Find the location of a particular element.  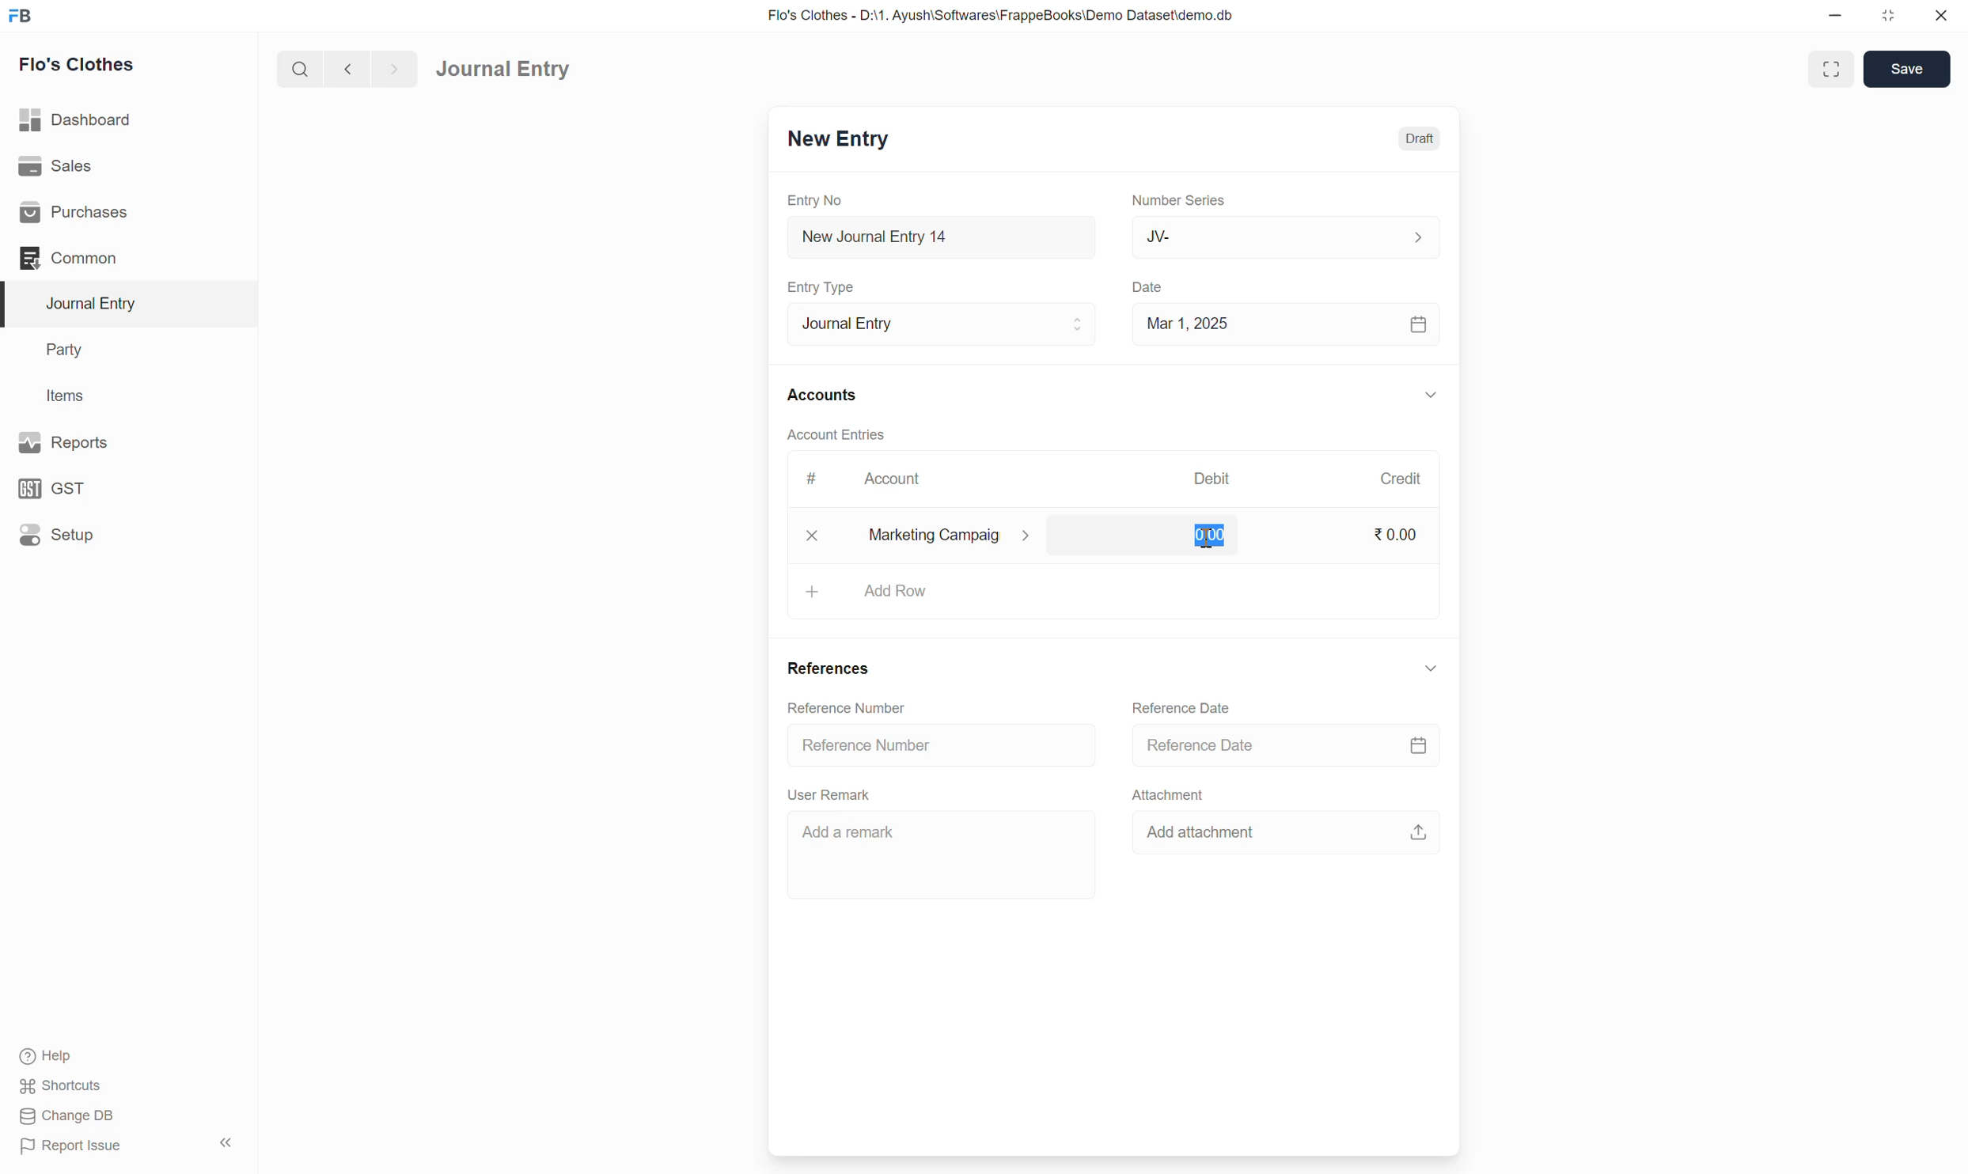

Account Entries is located at coordinates (837, 433).